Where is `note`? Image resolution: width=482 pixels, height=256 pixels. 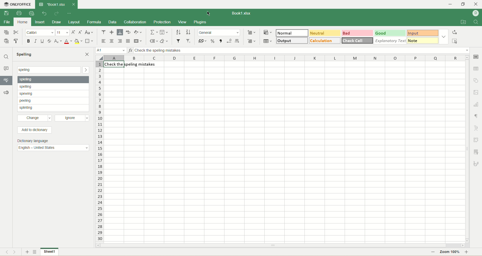 note is located at coordinates (423, 41).